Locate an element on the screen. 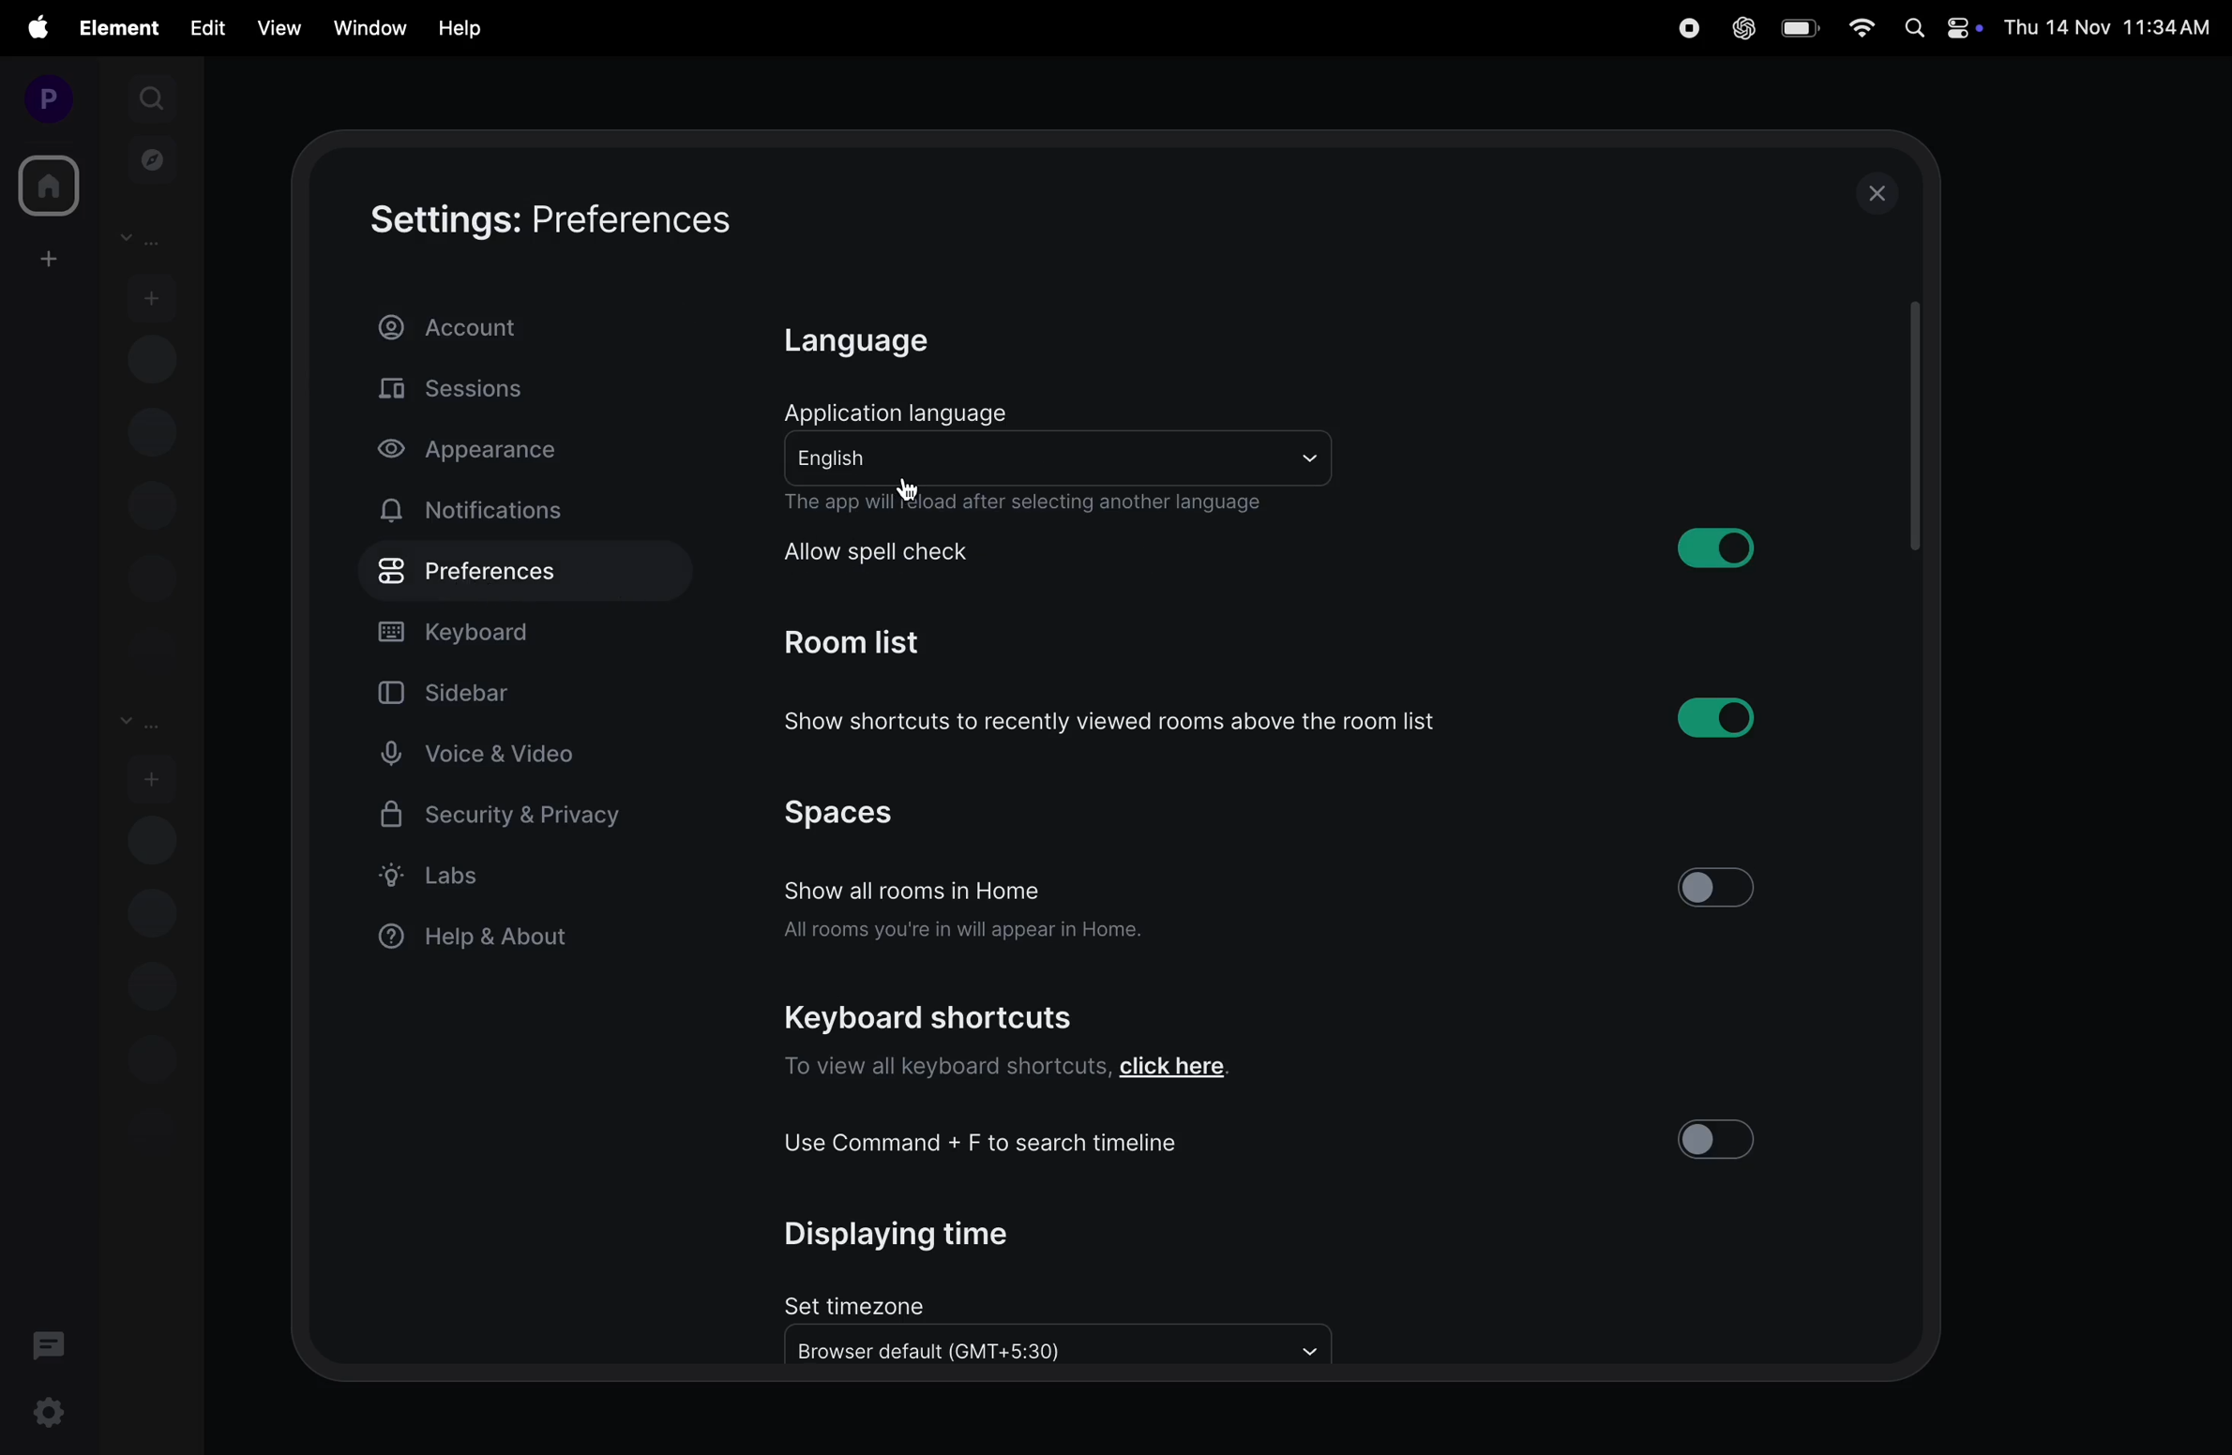  set time zone is located at coordinates (864, 1306).